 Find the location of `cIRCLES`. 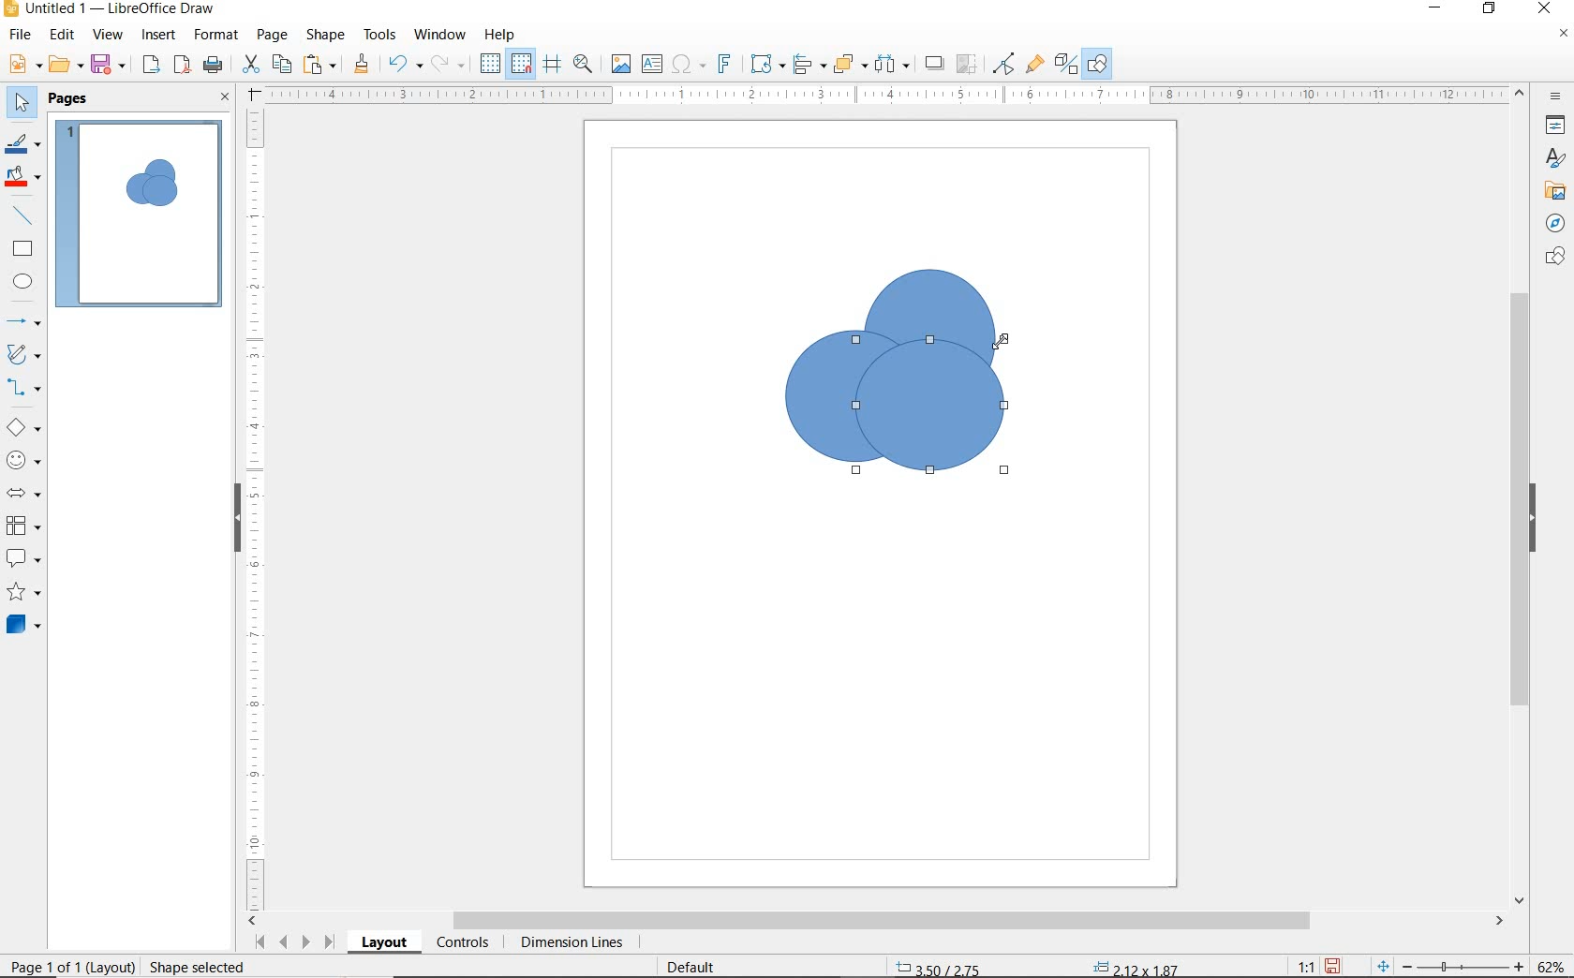

cIRCLES is located at coordinates (917, 376).